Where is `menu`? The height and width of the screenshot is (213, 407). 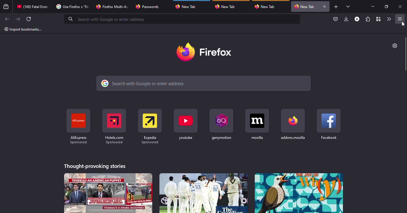 menu is located at coordinates (399, 19).